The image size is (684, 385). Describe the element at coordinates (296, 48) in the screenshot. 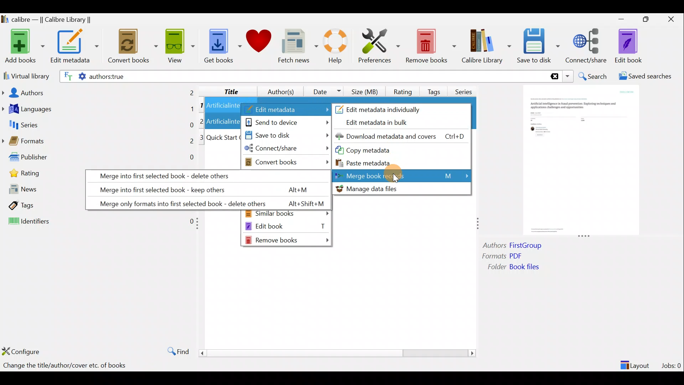

I see `Fetch news` at that location.